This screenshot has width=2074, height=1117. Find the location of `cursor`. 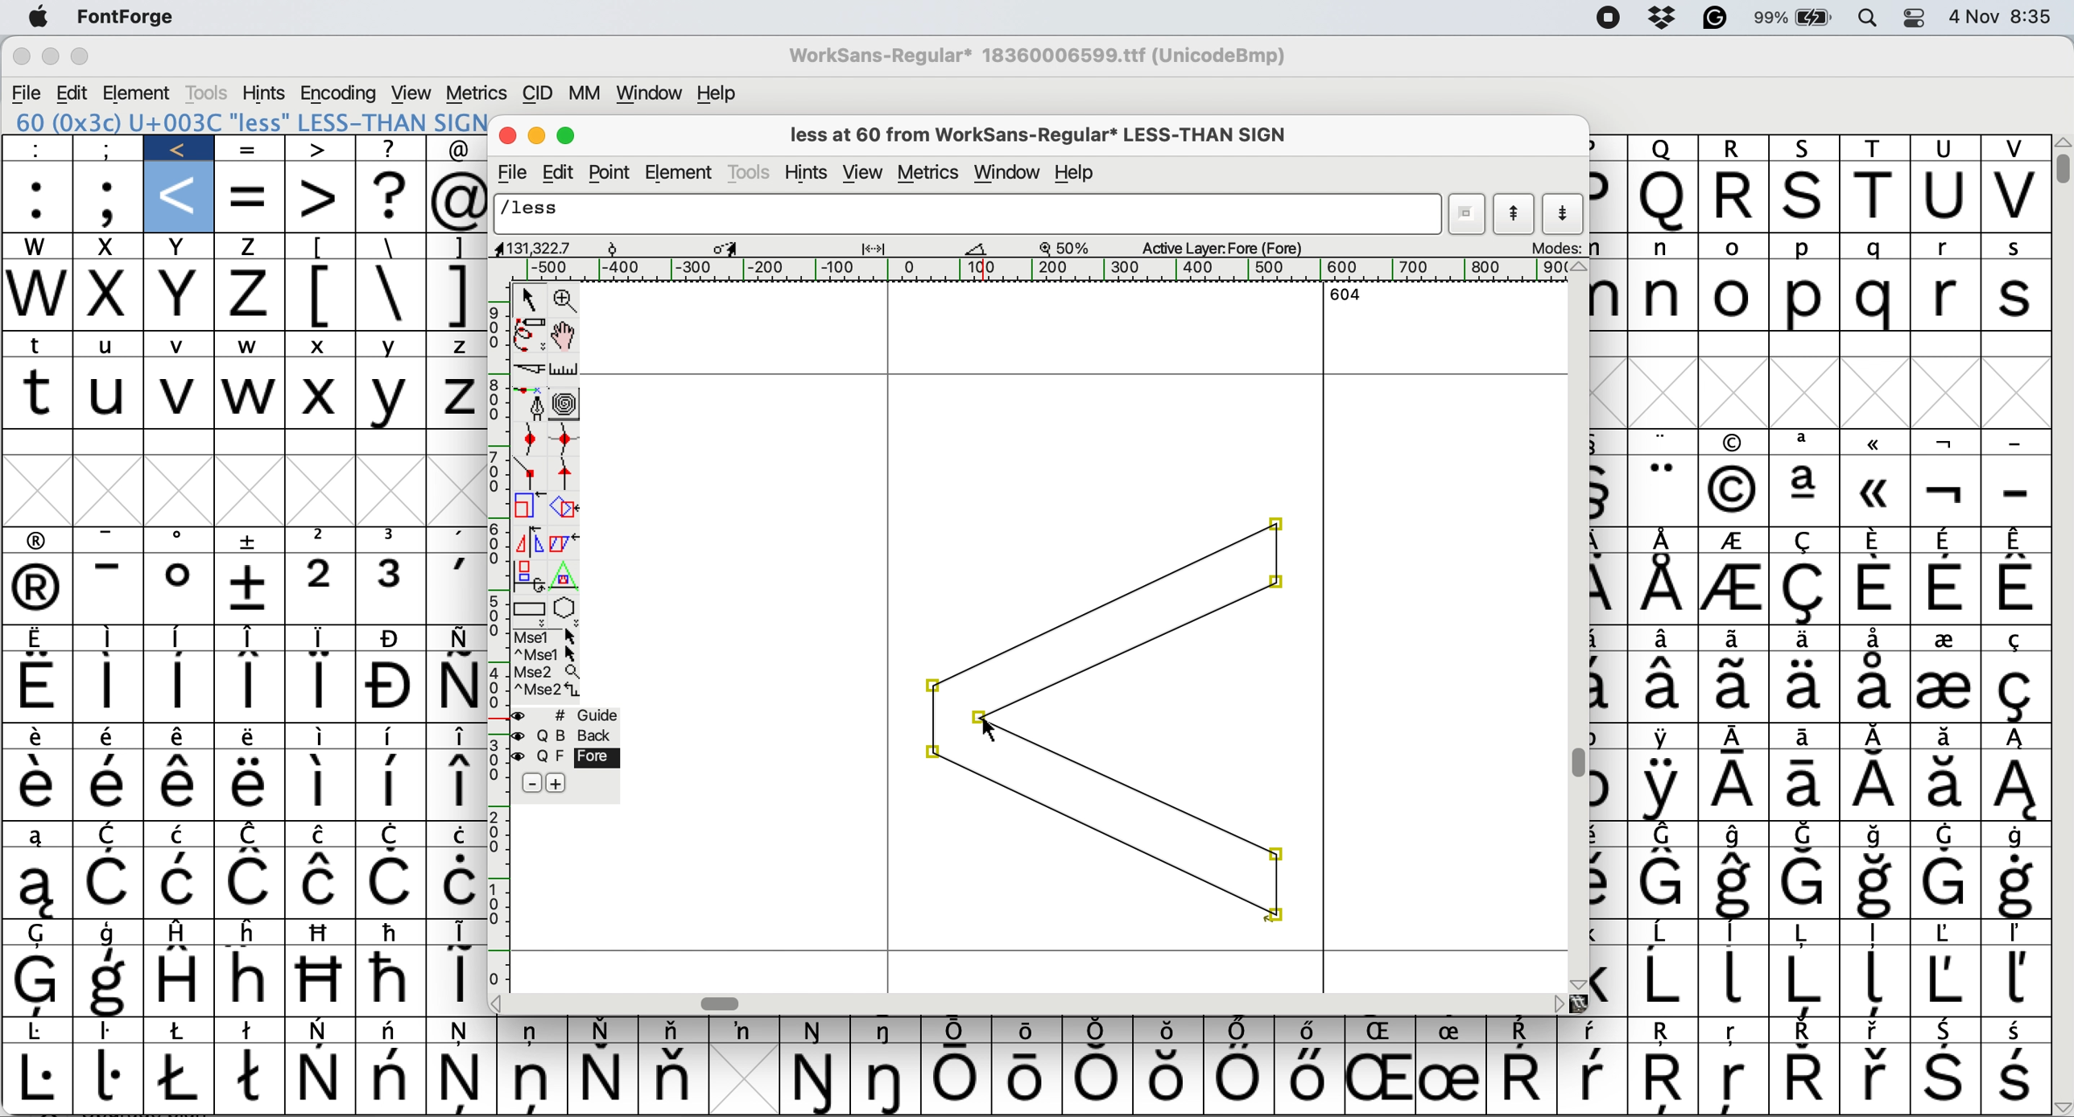

cursor is located at coordinates (986, 727).